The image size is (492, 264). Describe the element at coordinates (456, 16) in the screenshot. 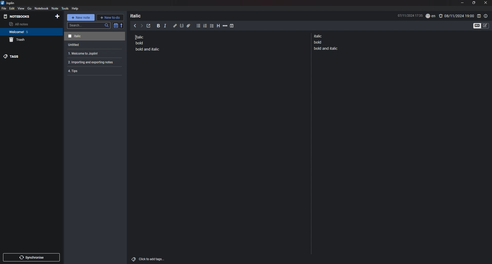

I see `set alarm` at that location.